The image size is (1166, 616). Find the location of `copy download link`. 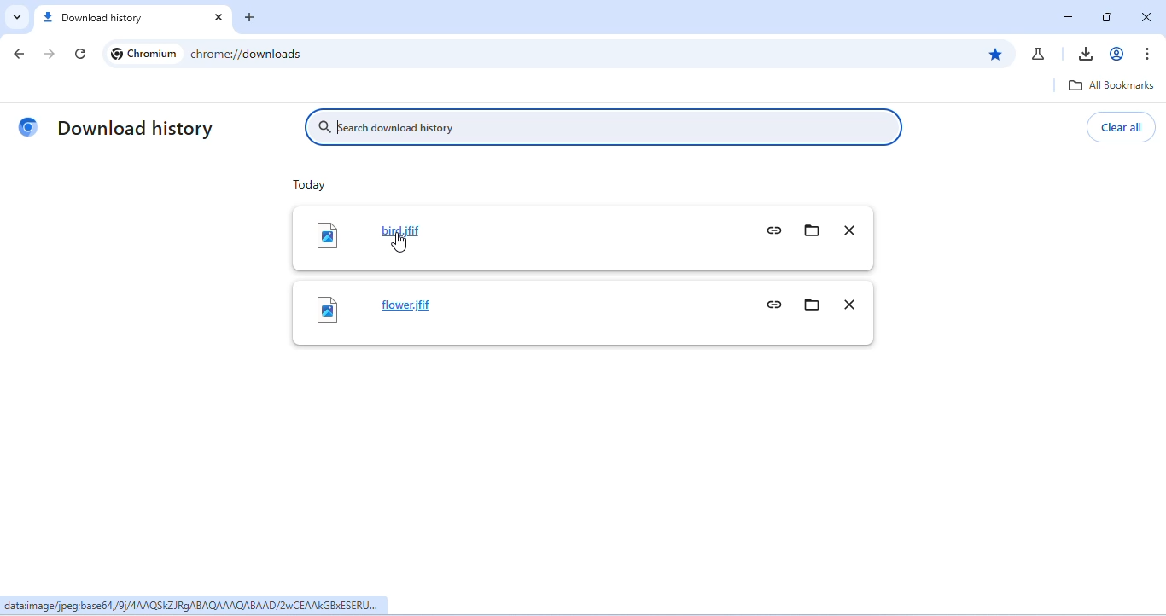

copy download link is located at coordinates (775, 302).